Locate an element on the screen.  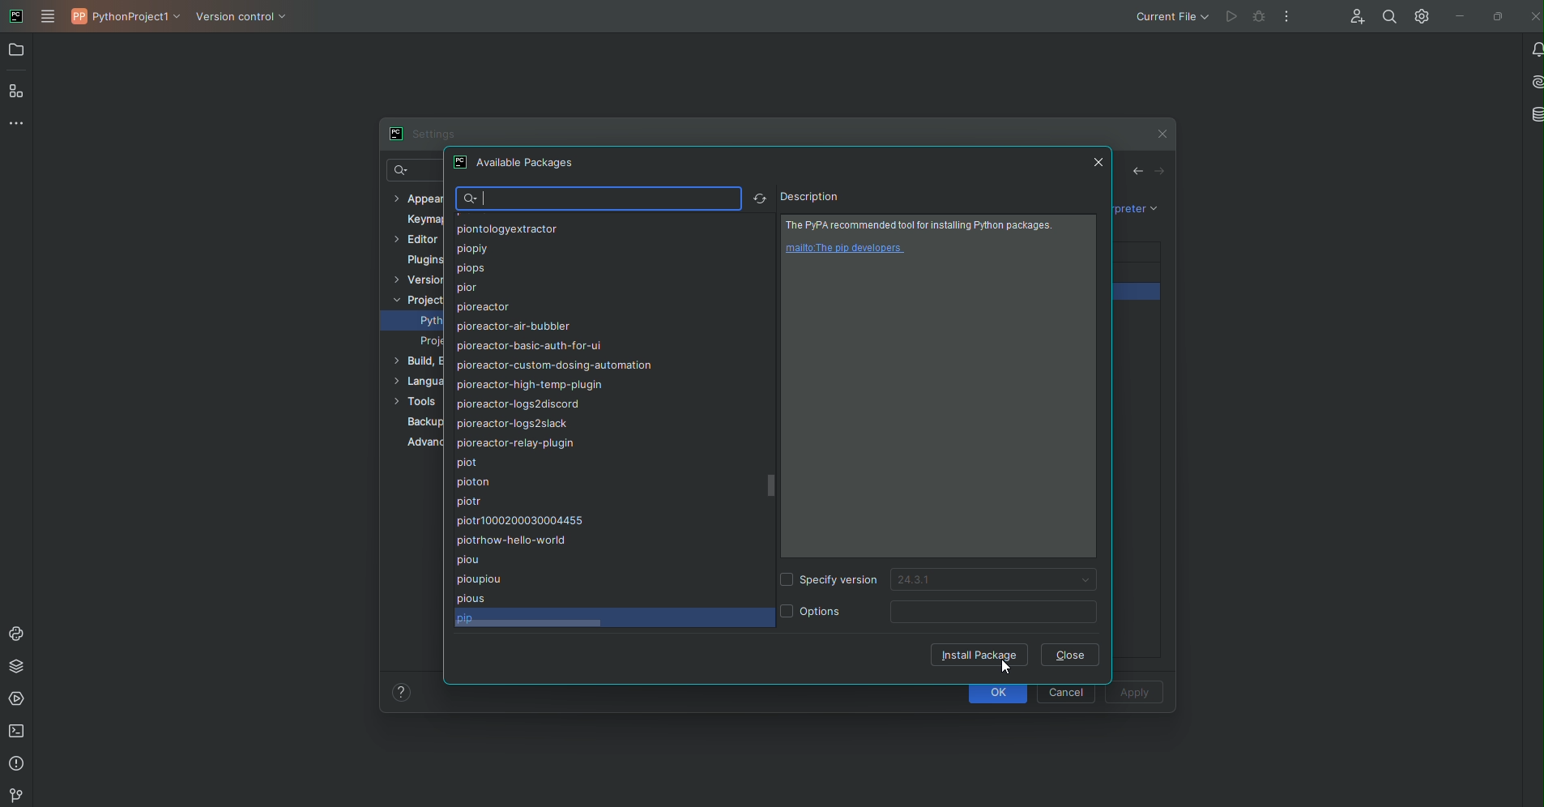
Specify version is located at coordinates (830, 578).